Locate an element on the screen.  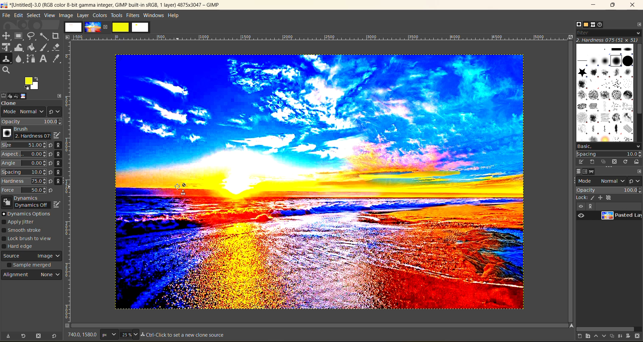
document history is located at coordinates (603, 25).